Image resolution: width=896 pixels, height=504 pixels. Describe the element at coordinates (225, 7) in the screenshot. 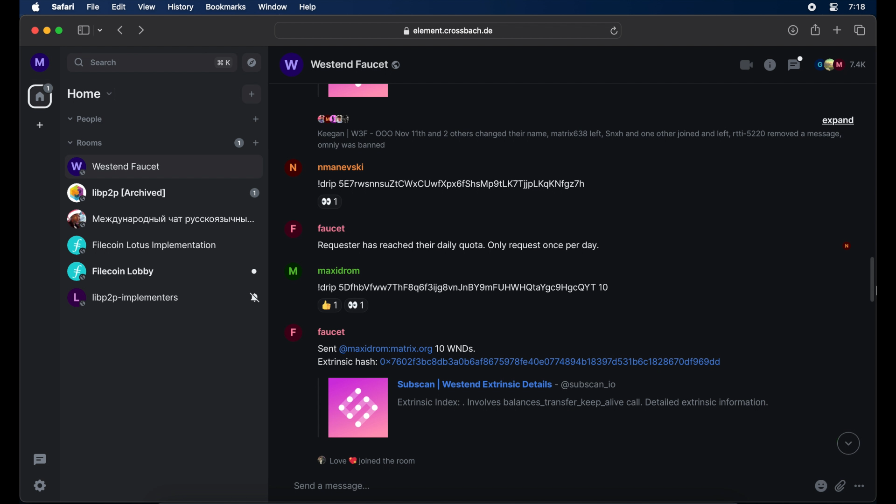

I see `bookmarks` at that location.